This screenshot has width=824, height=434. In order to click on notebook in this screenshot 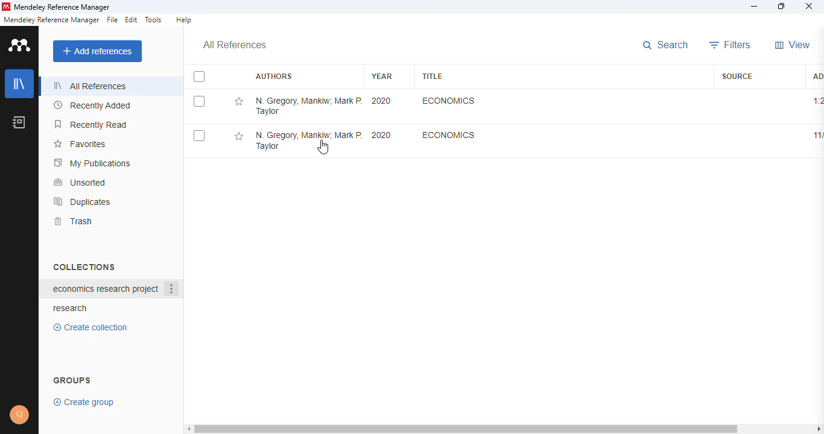, I will do `click(19, 122)`.